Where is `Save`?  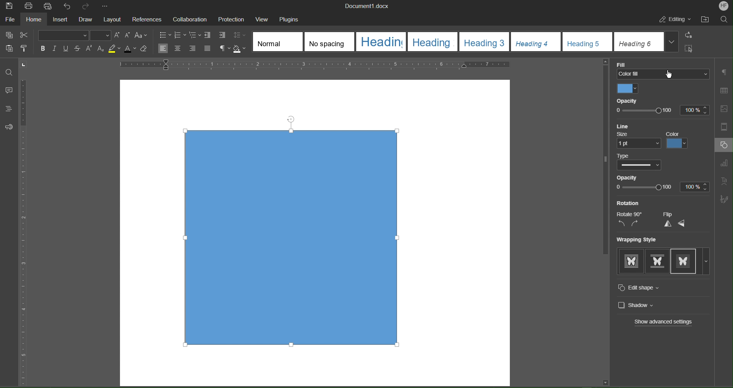 Save is located at coordinates (8, 6).